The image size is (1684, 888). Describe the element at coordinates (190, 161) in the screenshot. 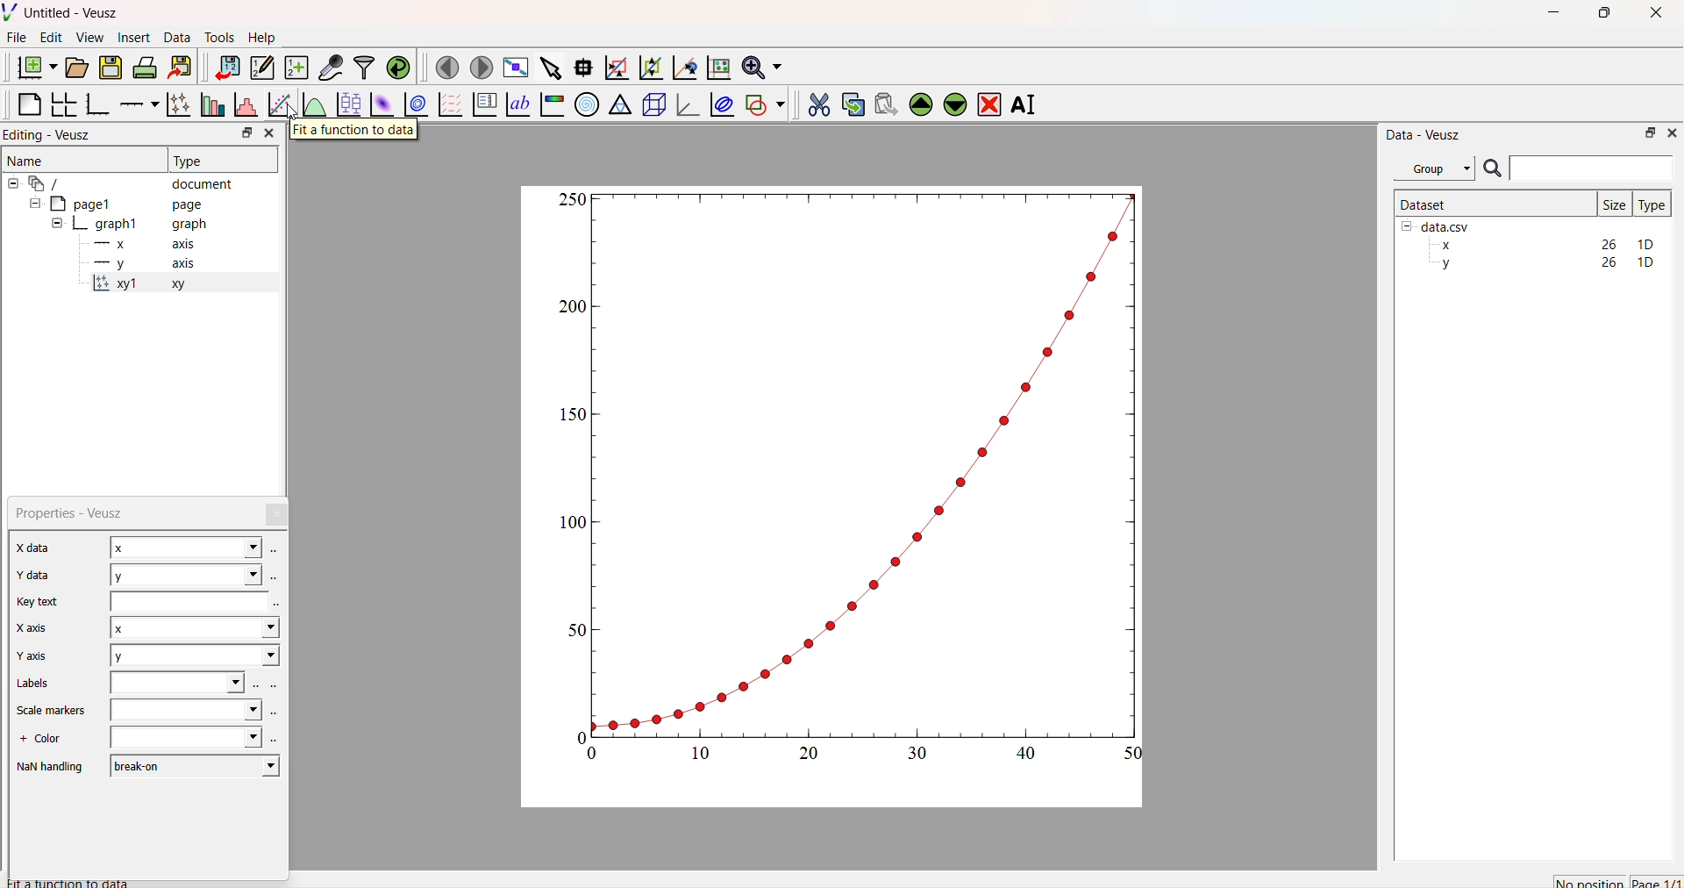

I see `Type` at that location.